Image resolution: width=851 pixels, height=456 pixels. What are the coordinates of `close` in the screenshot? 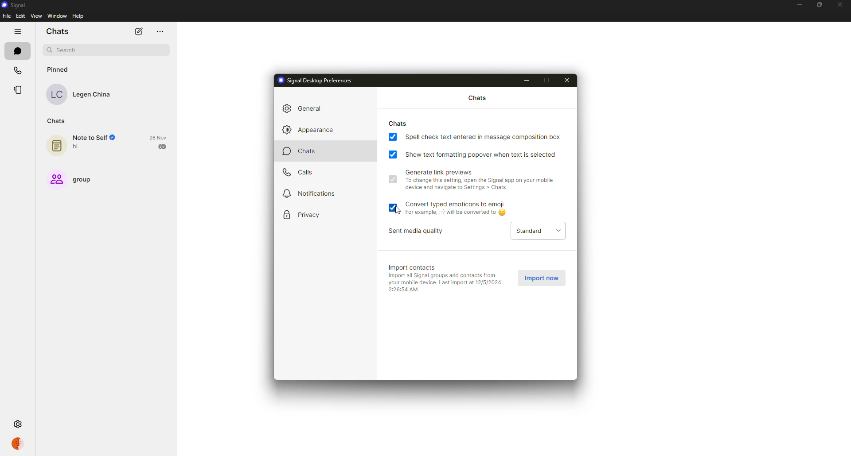 It's located at (840, 5).